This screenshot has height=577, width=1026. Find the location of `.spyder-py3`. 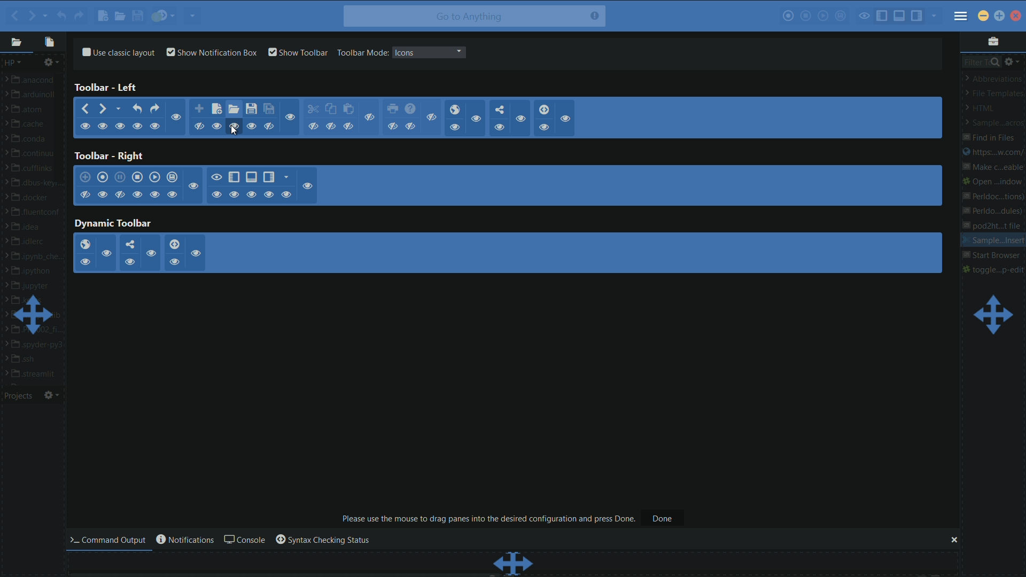

.spyder-py3 is located at coordinates (37, 345).